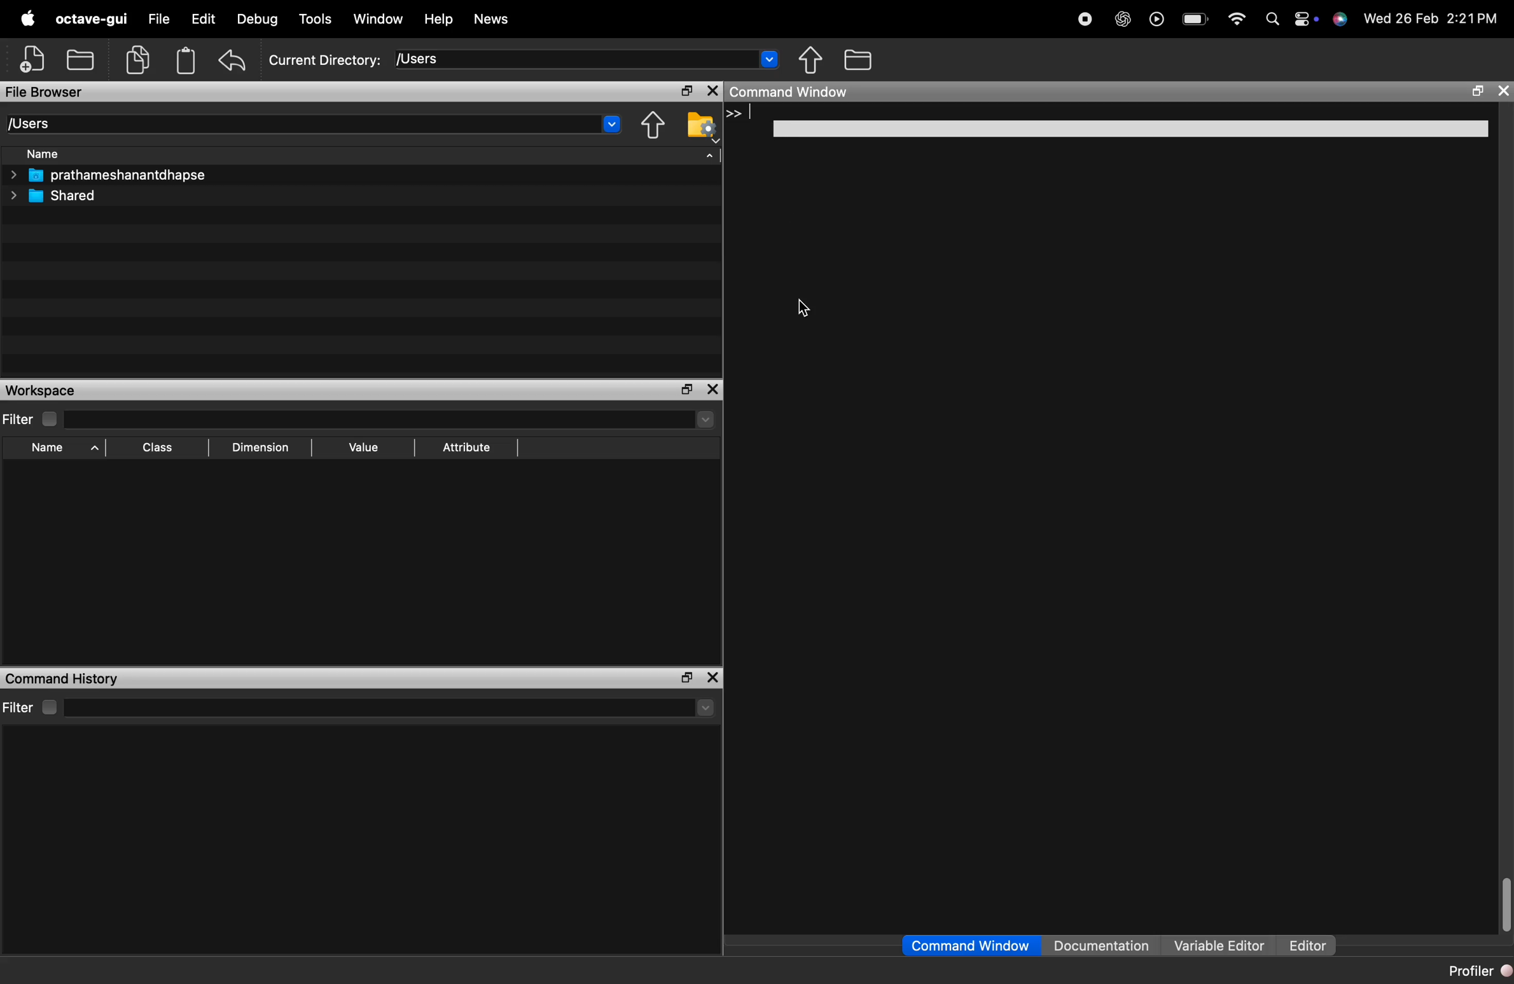 The height and width of the screenshot is (984, 1514). Describe the element at coordinates (88, 20) in the screenshot. I see `octave-gui` at that location.